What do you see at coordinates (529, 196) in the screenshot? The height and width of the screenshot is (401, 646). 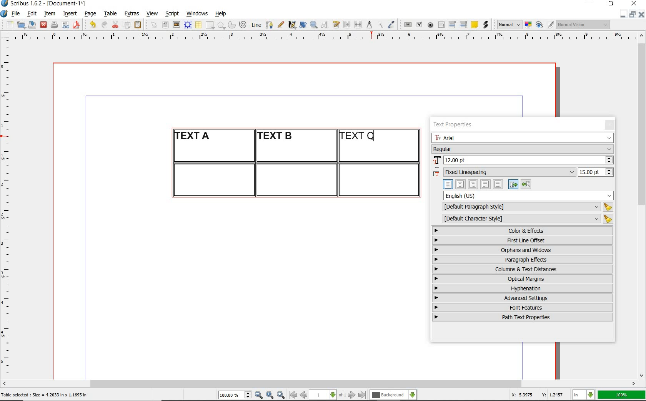 I see `text language` at bounding box center [529, 196].